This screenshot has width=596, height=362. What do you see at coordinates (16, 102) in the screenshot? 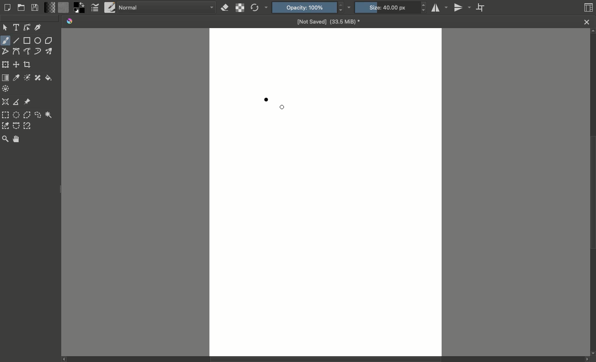
I see `Measure the distance between two points` at bounding box center [16, 102].